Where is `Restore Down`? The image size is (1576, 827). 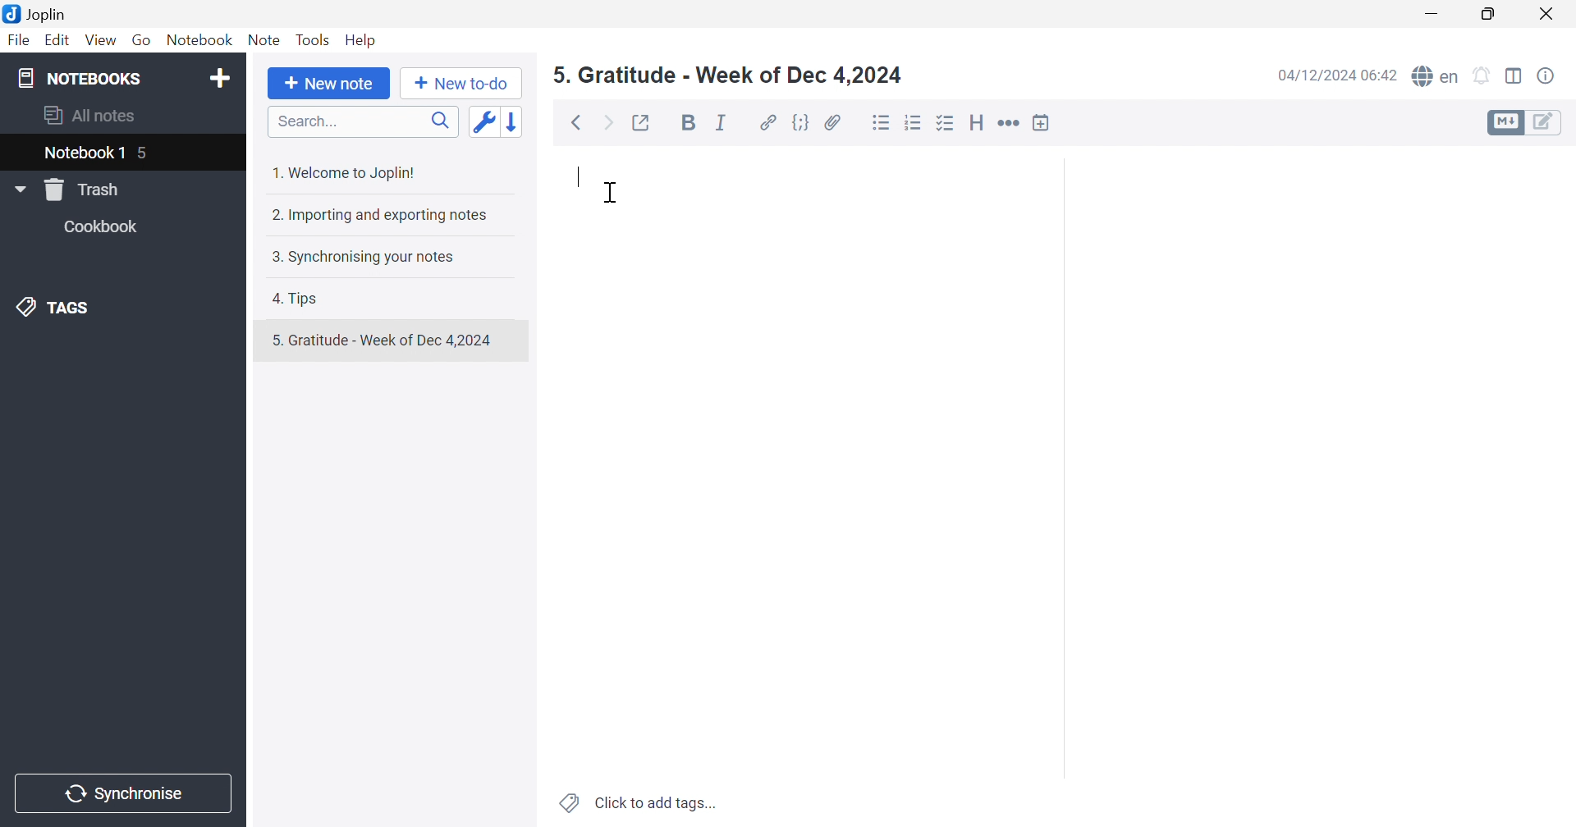
Restore Down is located at coordinates (1491, 16).